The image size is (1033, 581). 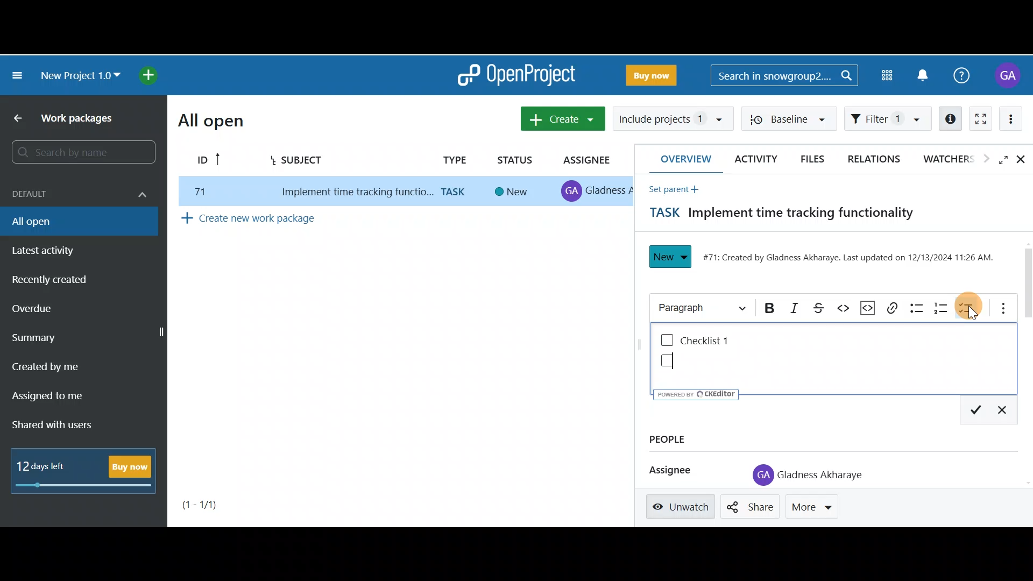 I want to click on Search bar, so click(x=787, y=74).